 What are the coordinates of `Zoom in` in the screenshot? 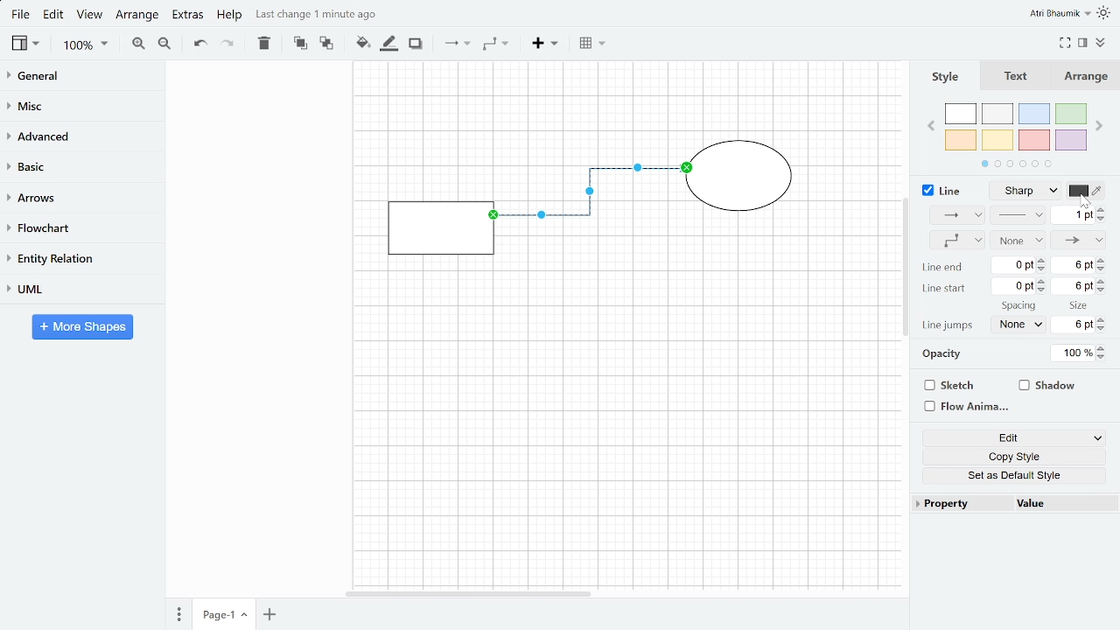 It's located at (138, 44).